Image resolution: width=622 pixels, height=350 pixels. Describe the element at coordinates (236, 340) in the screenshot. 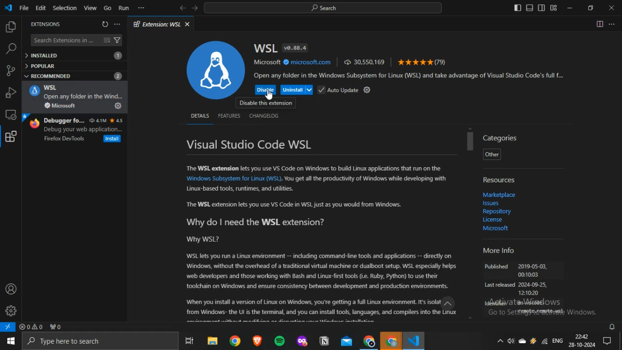

I see `google chrome` at that location.